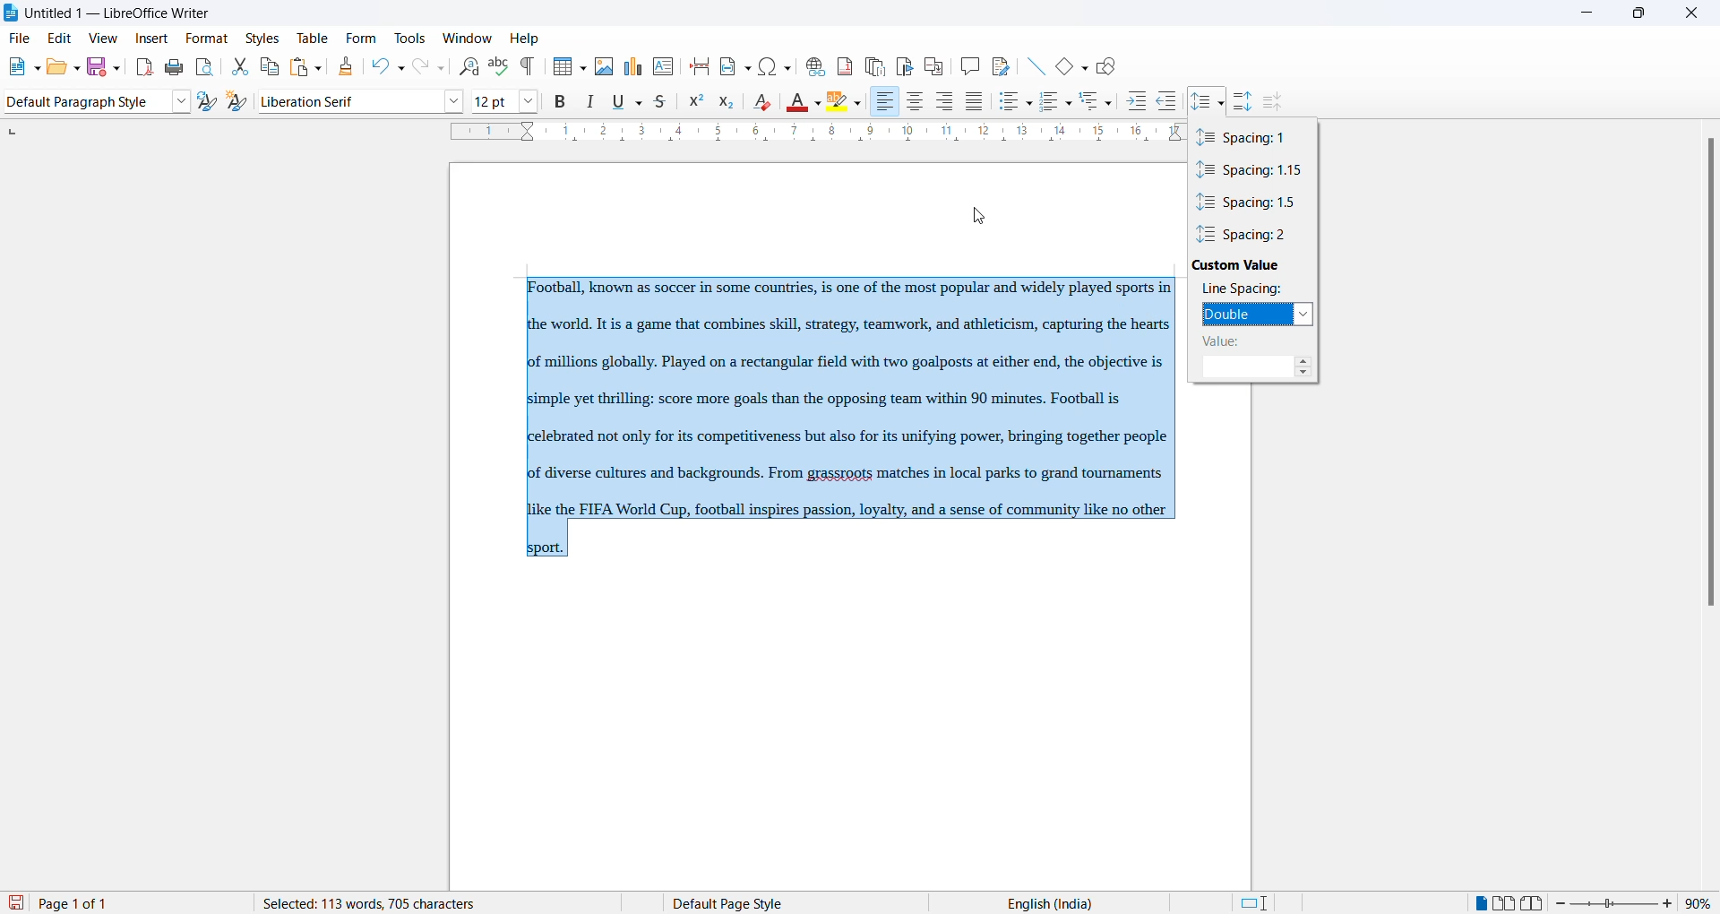  What do you see at coordinates (664, 66) in the screenshot?
I see `insert text` at bounding box center [664, 66].